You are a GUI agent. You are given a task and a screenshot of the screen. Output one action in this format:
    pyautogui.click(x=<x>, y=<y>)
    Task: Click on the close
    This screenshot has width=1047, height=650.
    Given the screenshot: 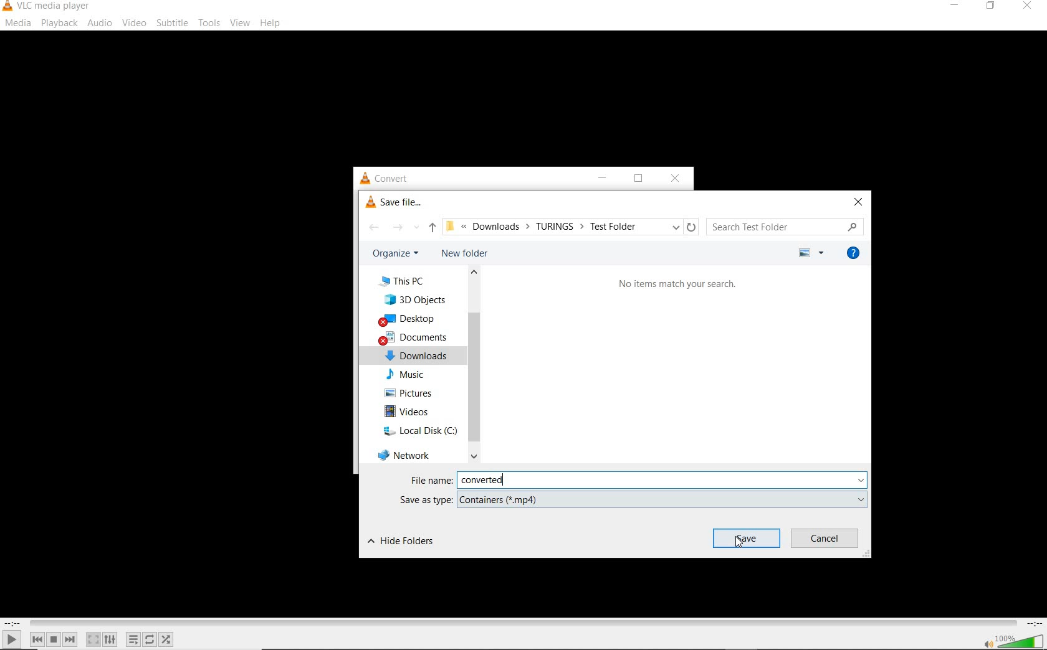 What is the action you would take?
    pyautogui.click(x=674, y=177)
    